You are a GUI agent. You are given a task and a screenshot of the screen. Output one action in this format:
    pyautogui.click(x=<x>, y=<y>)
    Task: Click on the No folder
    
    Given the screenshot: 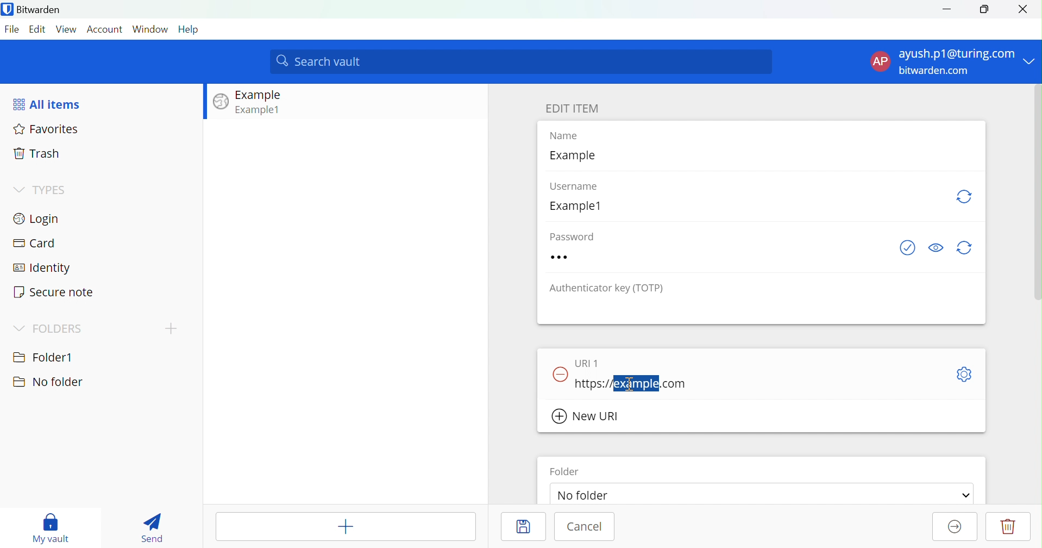 What is the action you would take?
    pyautogui.click(x=47, y=382)
    